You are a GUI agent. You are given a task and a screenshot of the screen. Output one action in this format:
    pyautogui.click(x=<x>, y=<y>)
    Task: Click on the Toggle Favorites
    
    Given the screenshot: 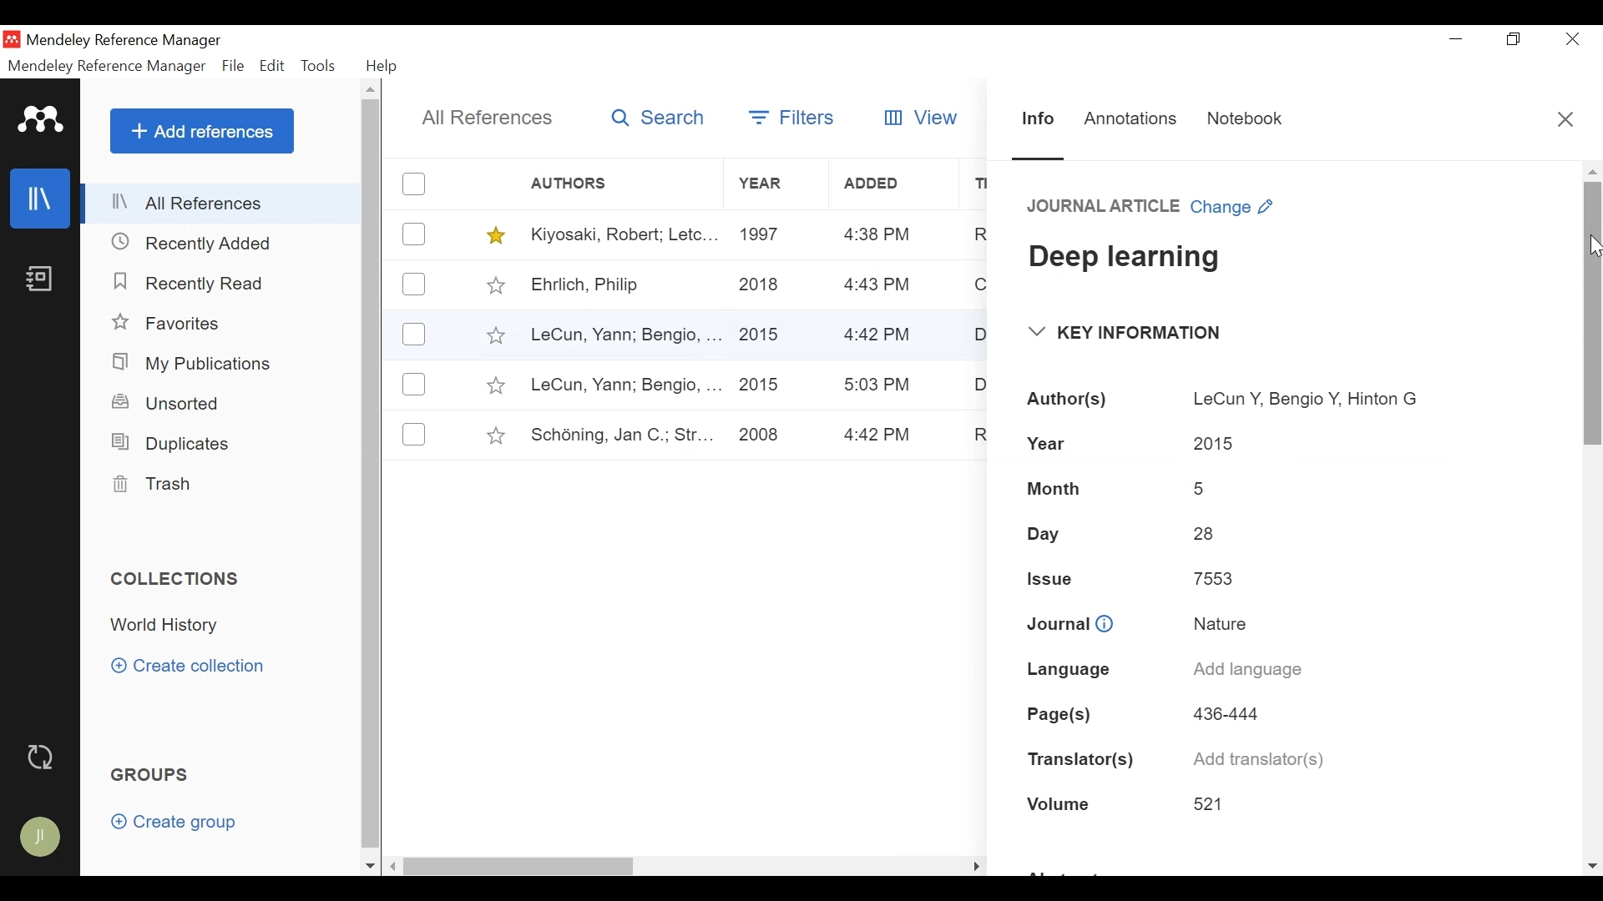 What is the action you would take?
    pyautogui.click(x=496, y=435)
    